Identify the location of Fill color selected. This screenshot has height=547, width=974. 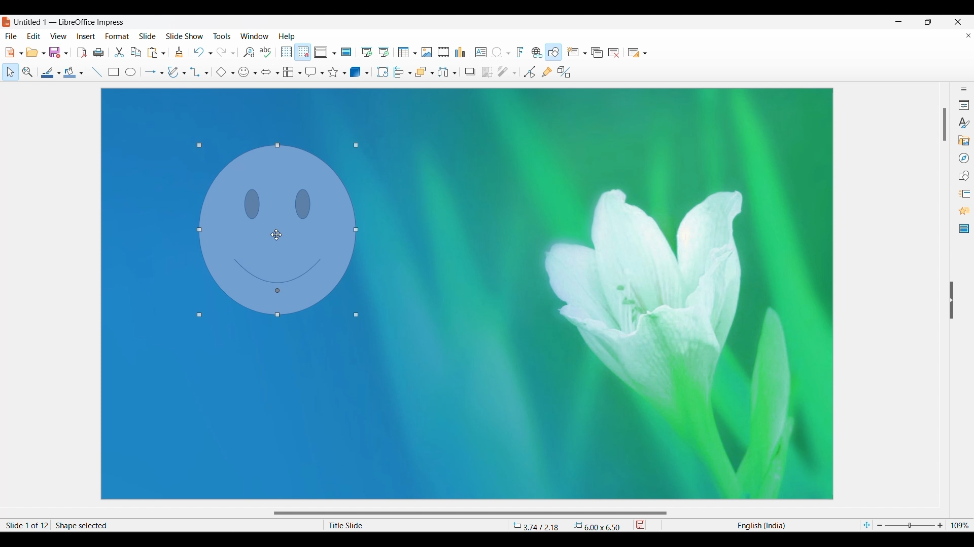
(70, 72).